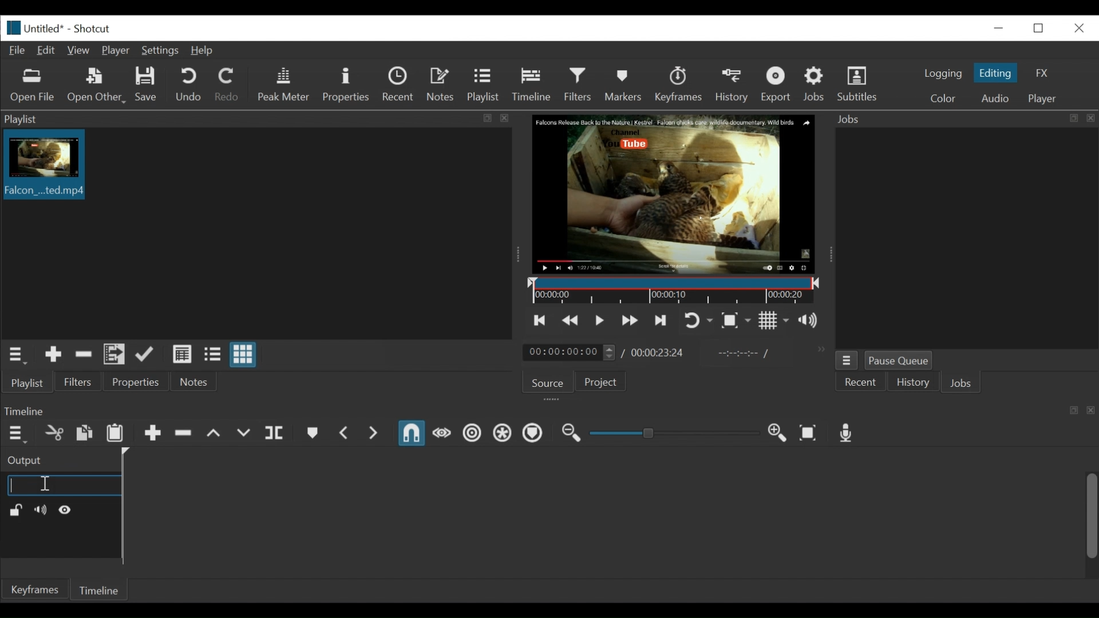  Describe the element at coordinates (999, 28) in the screenshot. I see `minimize` at that location.